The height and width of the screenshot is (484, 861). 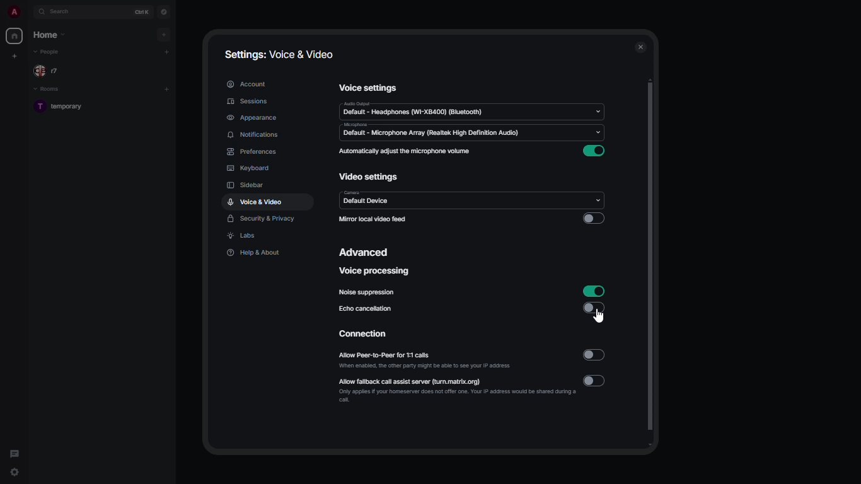 I want to click on threads, so click(x=15, y=452).